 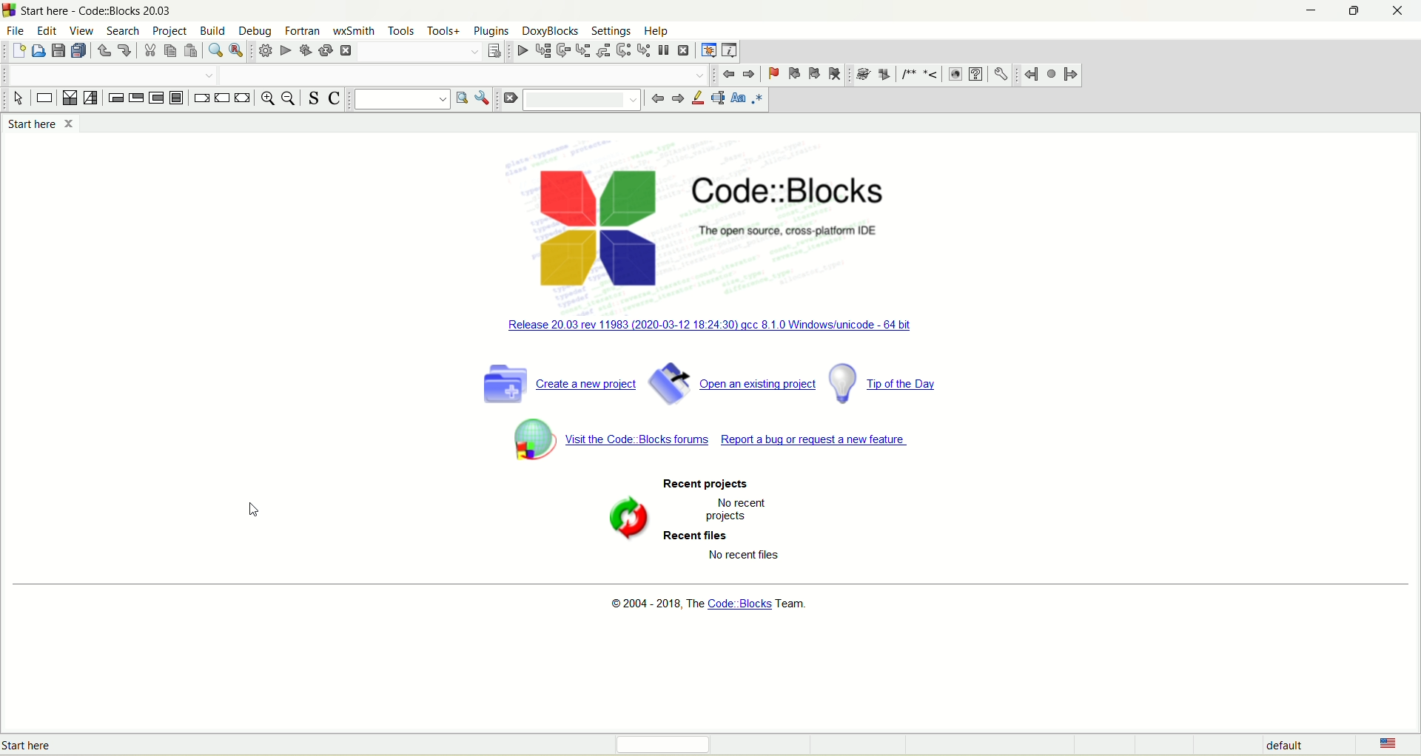 What do you see at coordinates (726, 74) in the screenshot?
I see `jump back` at bounding box center [726, 74].